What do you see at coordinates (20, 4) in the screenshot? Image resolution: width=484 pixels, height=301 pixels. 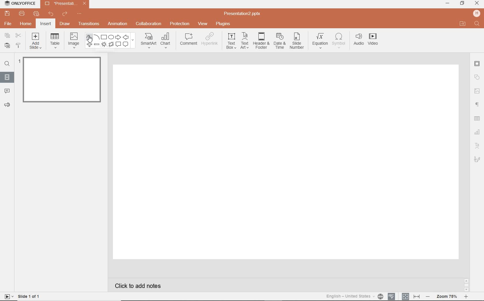 I see `ONLYOFFICE` at bounding box center [20, 4].